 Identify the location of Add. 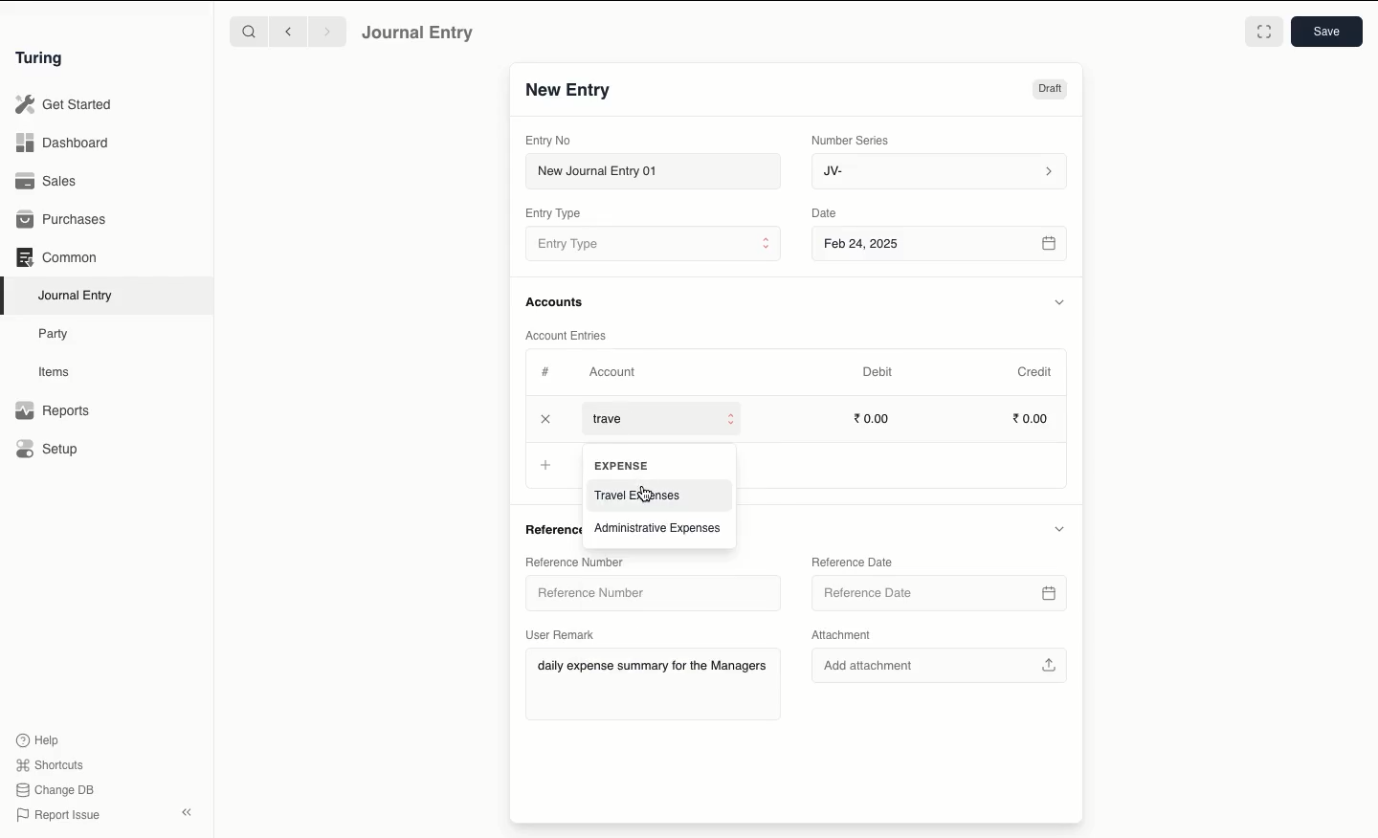
(545, 462).